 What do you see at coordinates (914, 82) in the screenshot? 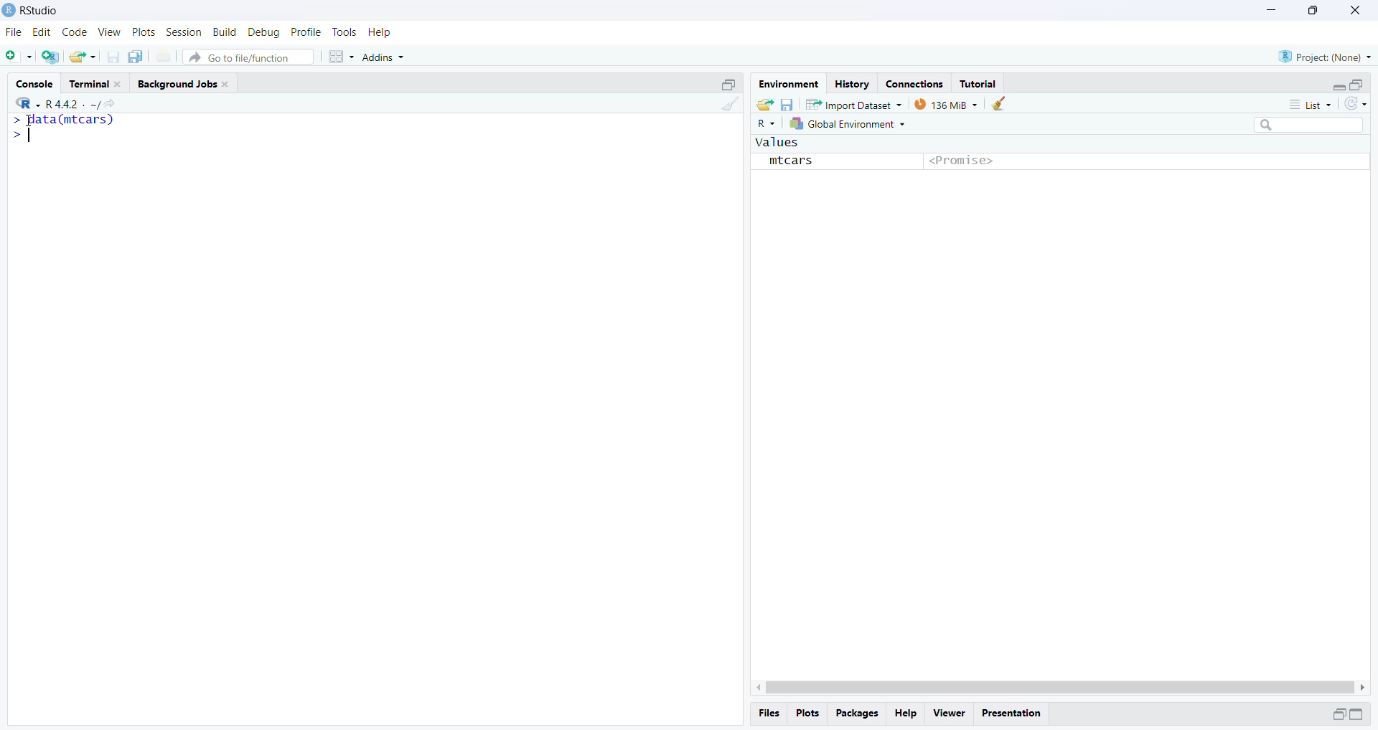
I see `Connections` at bounding box center [914, 82].